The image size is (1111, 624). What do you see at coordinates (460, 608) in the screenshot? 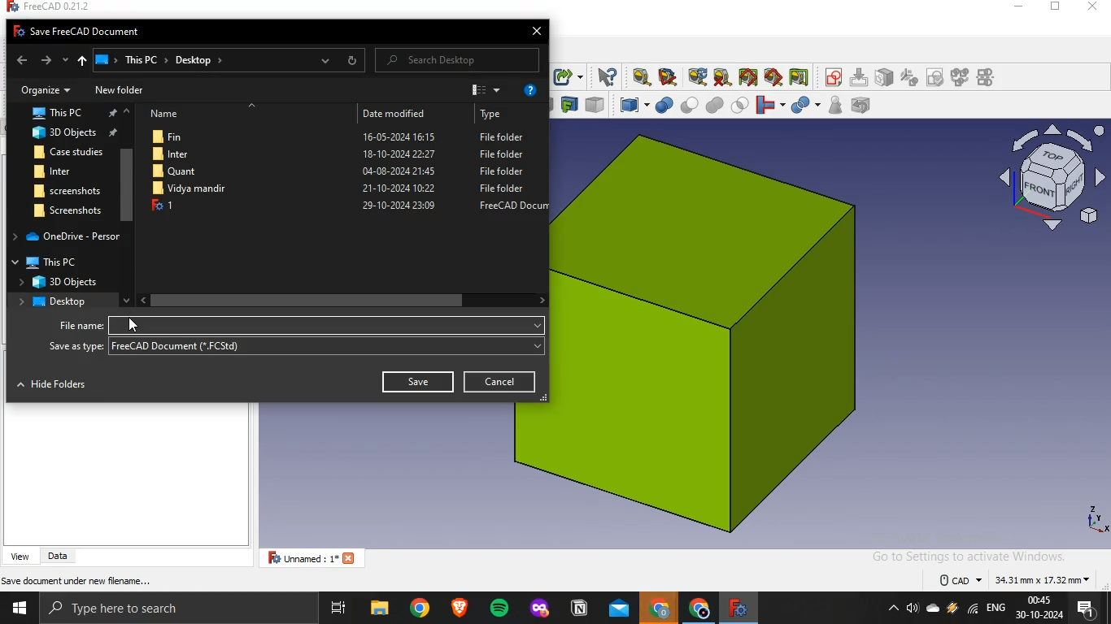
I see `brave` at bounding box center [460, 608].